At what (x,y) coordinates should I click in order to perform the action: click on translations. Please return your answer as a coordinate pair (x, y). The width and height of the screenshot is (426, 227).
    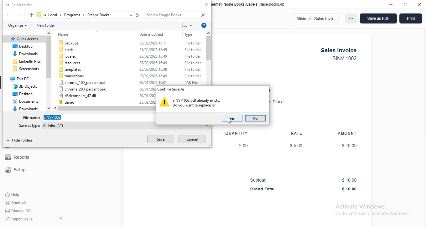
    Looking at the image, I should click on (71, 76).